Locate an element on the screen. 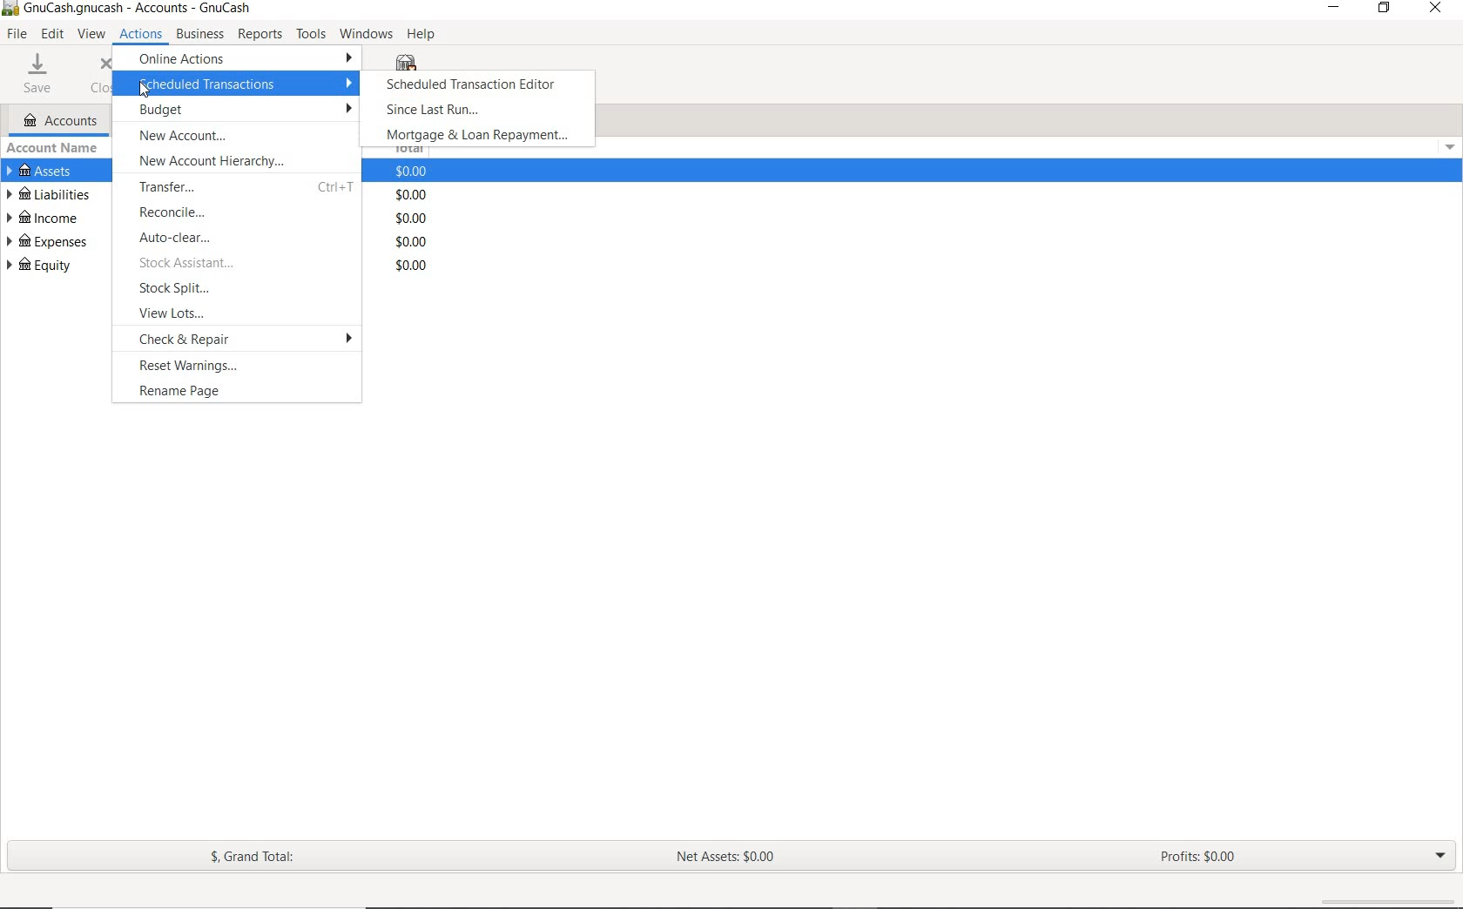 The height and width of the screenshot is (909, 1463). REPORTS is located at coordinates (260, 34).